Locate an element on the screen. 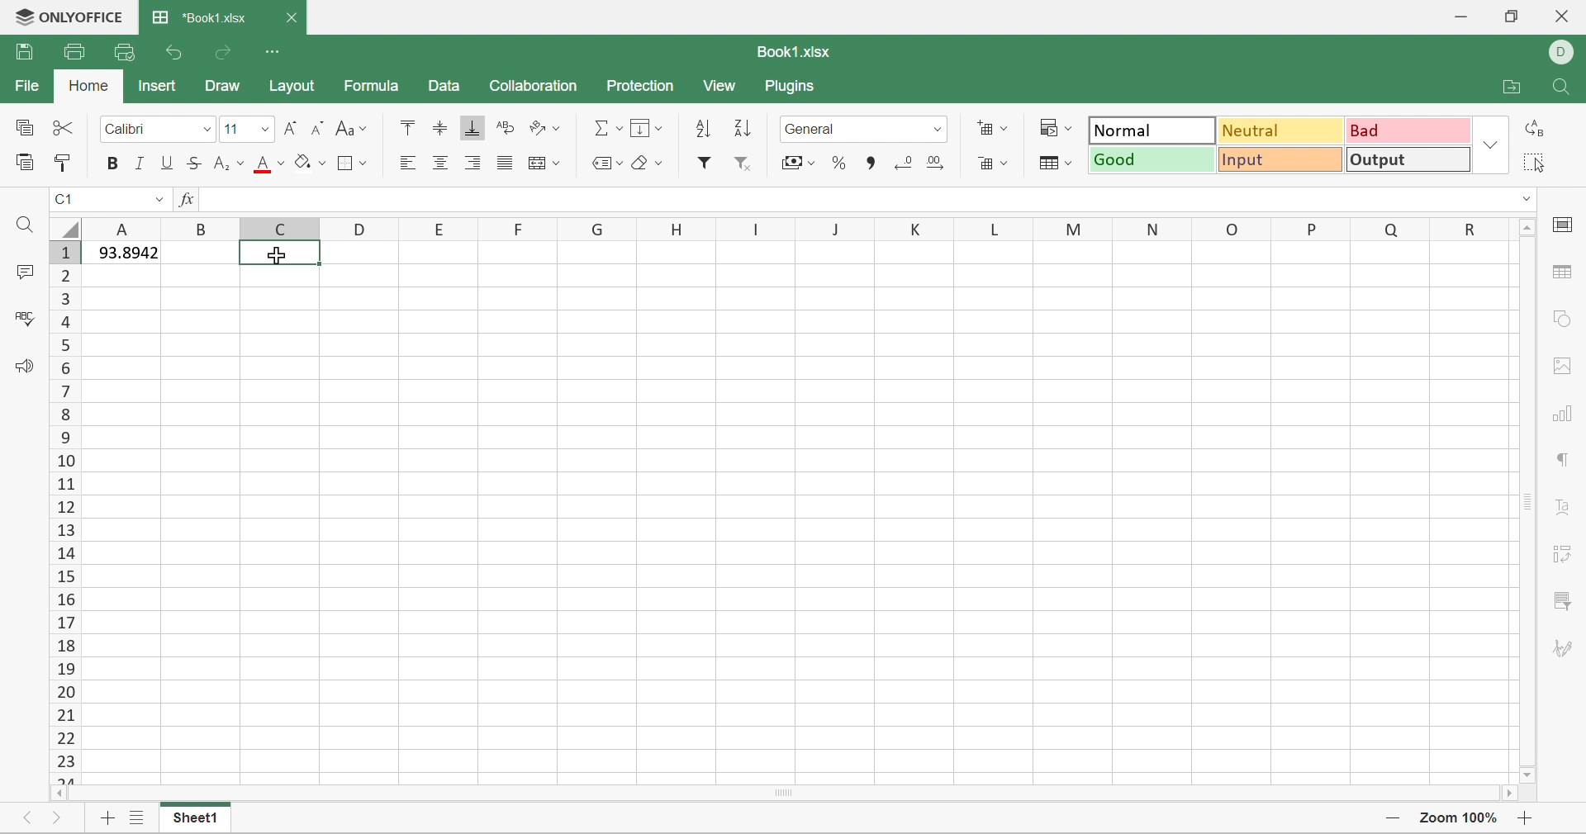 The image size is (1586, 834). Close is located at coordinates (292, 18).